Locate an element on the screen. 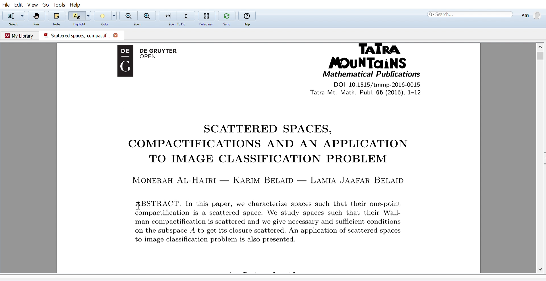 Image resolution: width=546 pixels, height=281 pixels. Fullscreen is located at coordinates (205, 24).